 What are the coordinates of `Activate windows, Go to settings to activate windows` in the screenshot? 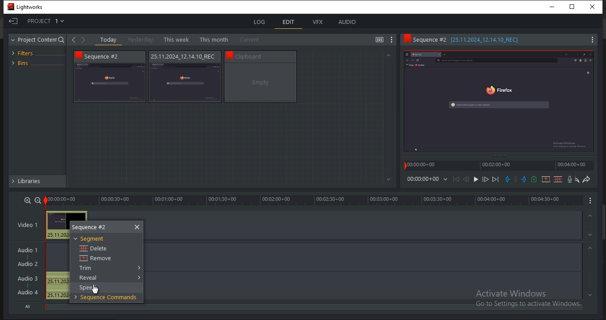 It's located at (527, 299).